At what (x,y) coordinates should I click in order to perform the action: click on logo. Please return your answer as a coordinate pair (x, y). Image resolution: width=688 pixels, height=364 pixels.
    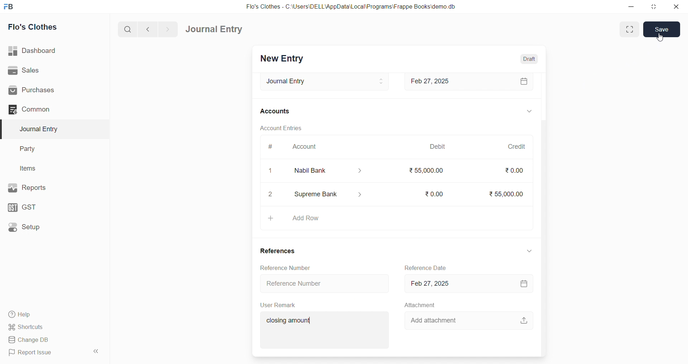
    Looking at the image, I should click on (11, 6).